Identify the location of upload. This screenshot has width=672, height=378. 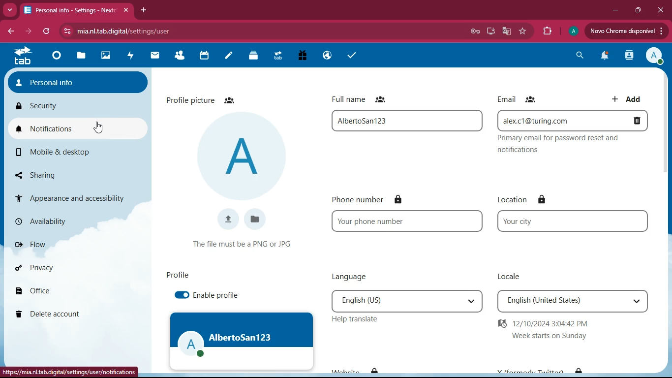
(225, 219).